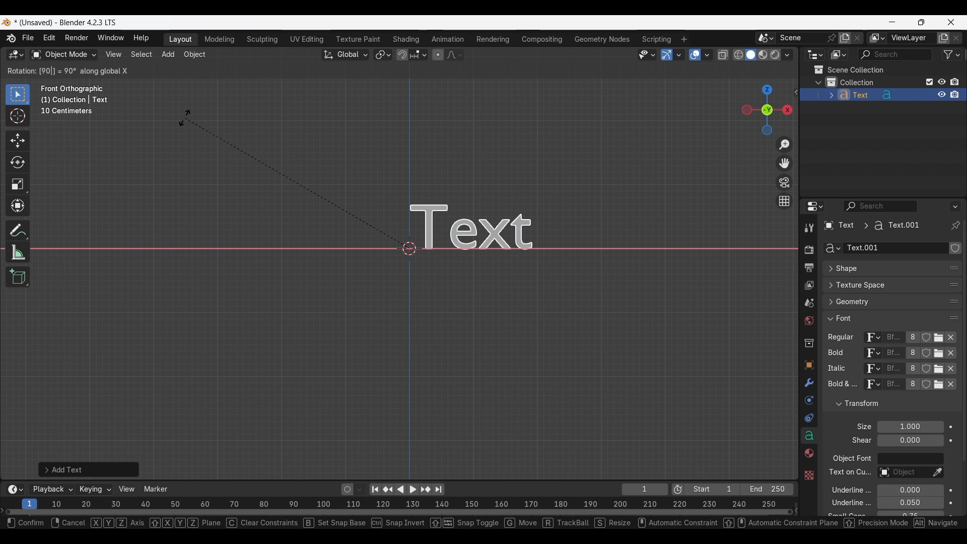  I want to click on Play animation, so click(406, 490).